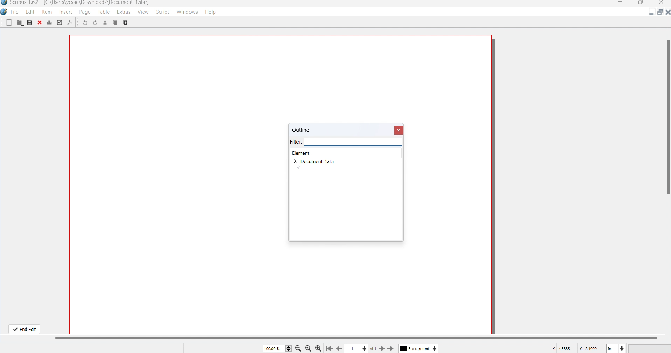  Describe the element at coordinates (308, 131) in the screenshot. I see `Outline` at that location.